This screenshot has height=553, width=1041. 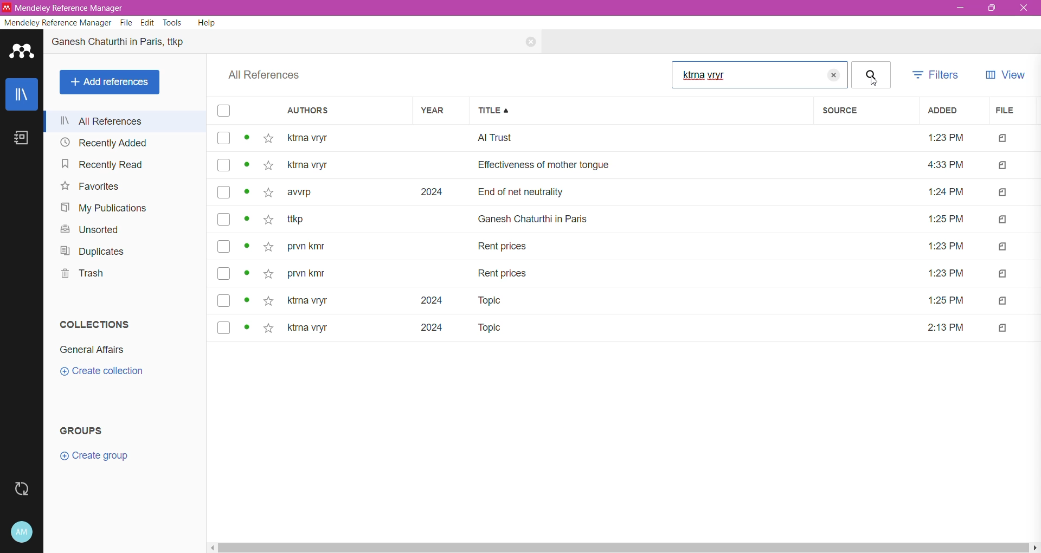 What do you see at coordinates (268, 273) in the screenshot?
I see `add to favorites` at bounding box center [268, 273].